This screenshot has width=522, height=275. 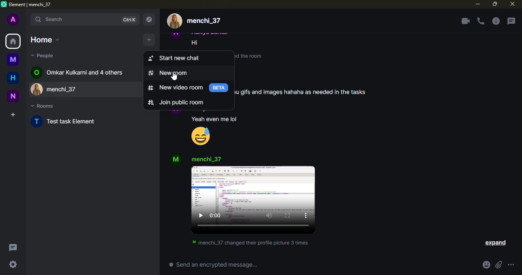 What do you see at coordinates (43, 106) in the screenshot?
I see `rooms` at bounding box center [43, 106].